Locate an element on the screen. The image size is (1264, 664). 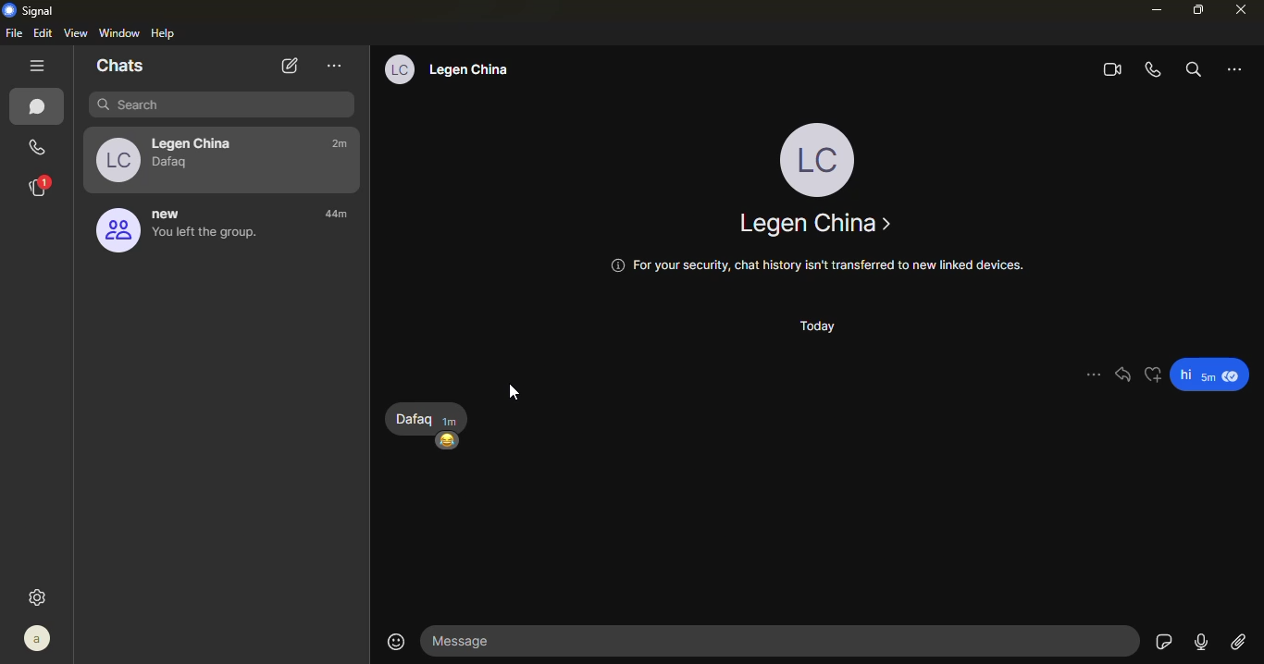
reply is located at coordinates (1123, 375).